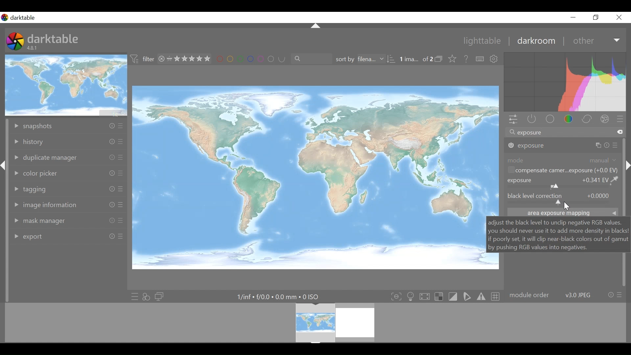  What do you see at coordinates (605, 118) in the screenshot?
I see `effect` at bounding box center [605, 118].